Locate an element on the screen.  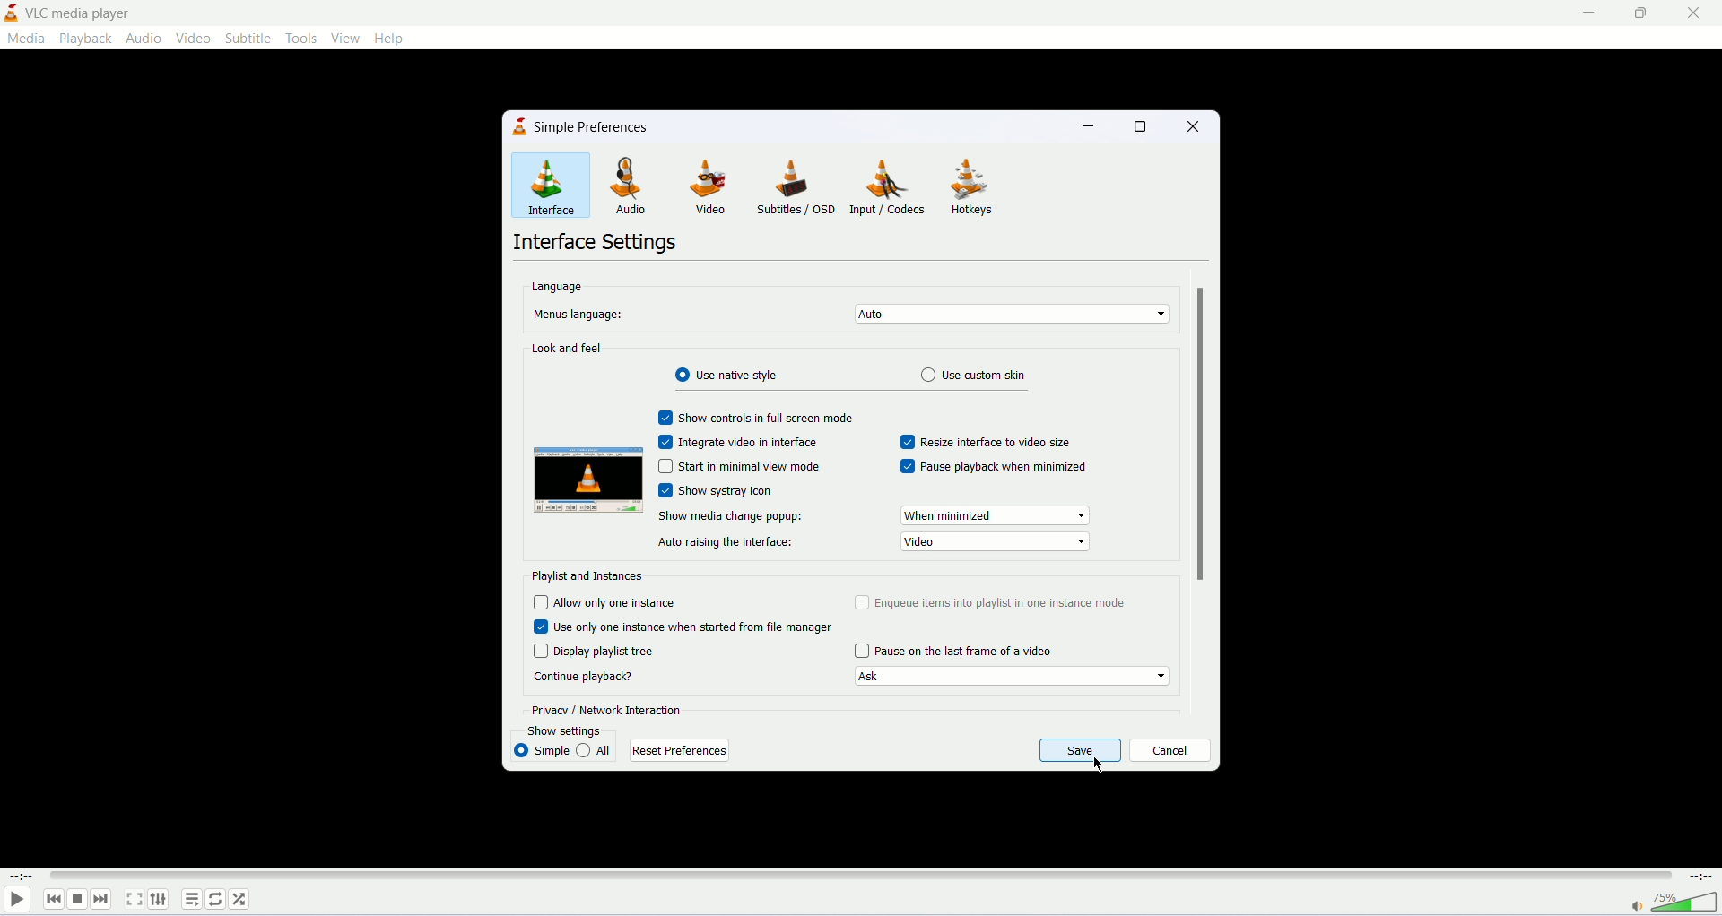
close is located at coordinates (1694, 13).